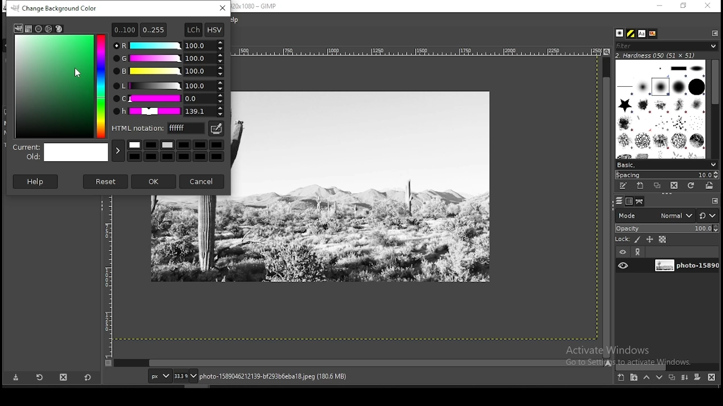  What do you see at coordinates (87, 377) in the screenshot?
I see `reset to defaults` at bounding box center [87, 377].